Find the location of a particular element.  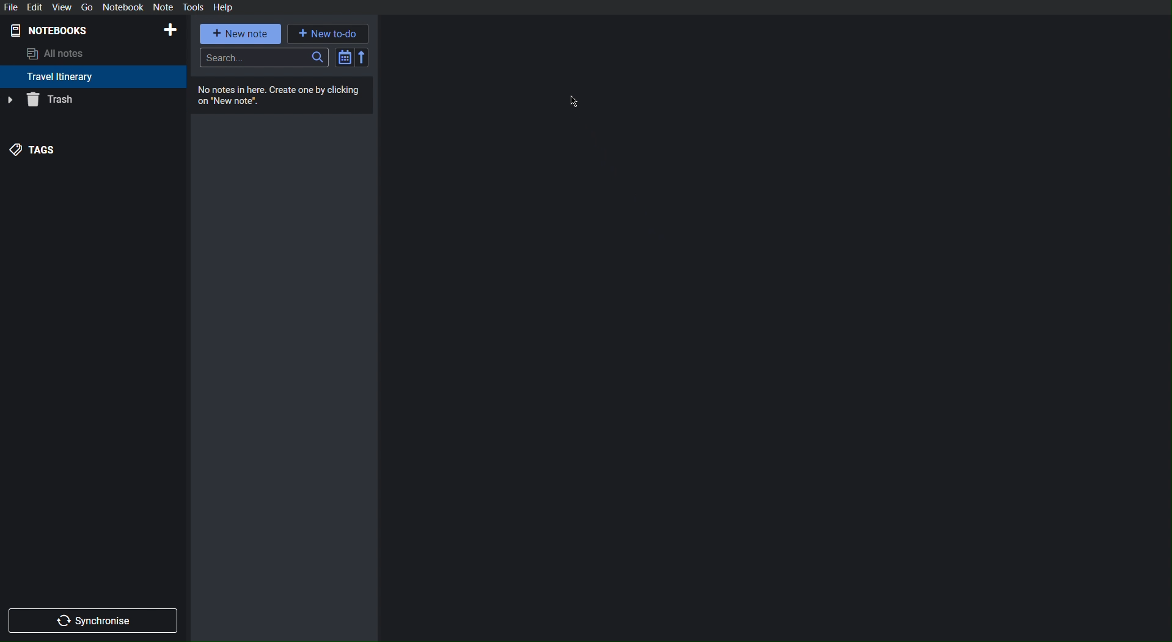

Not is located at coordinates (164, 7).